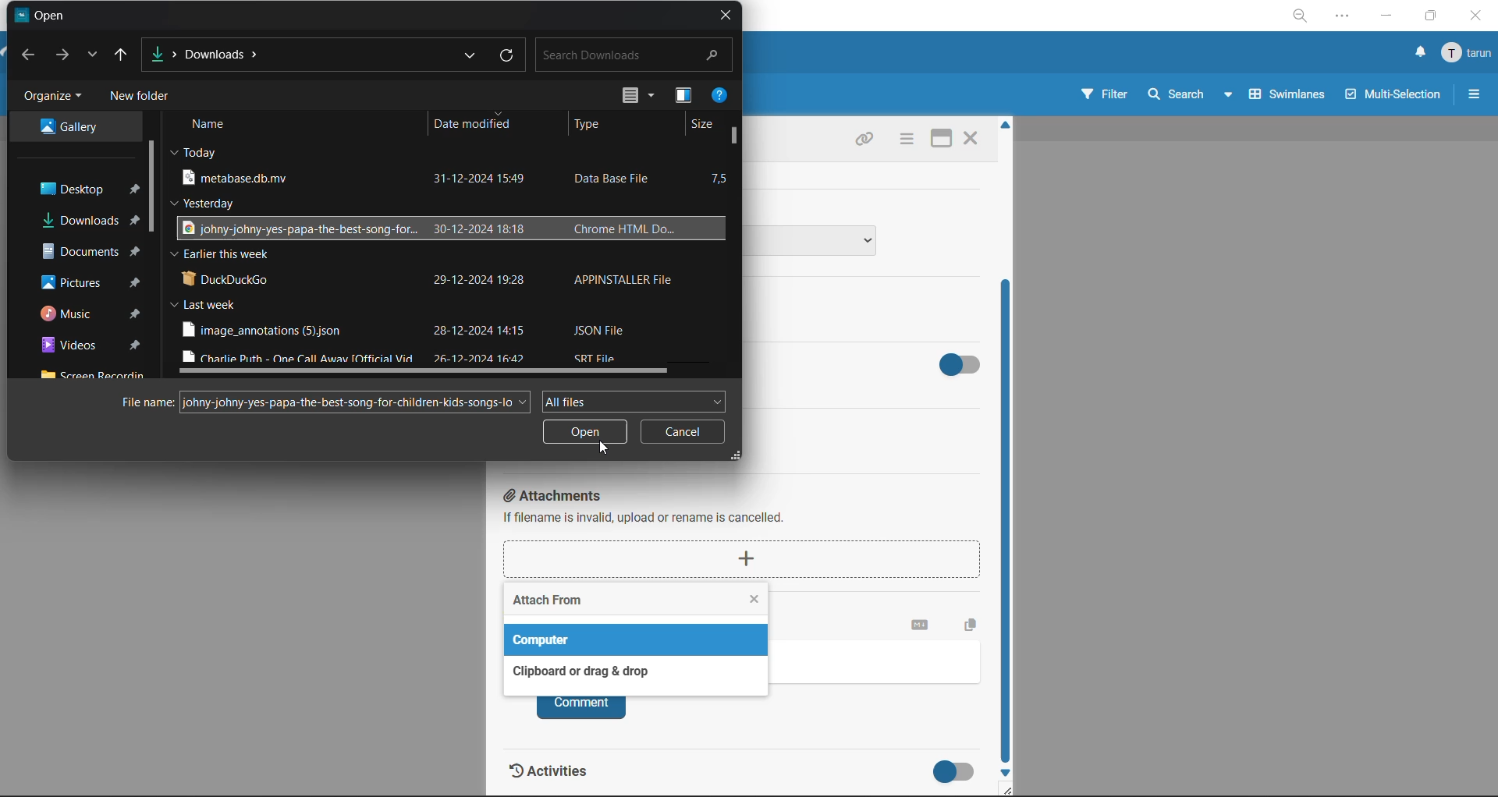 Image resolution: width=1498 pixels, height=797 pixels. What do you see at coordinates (585, 433) in the screenshot?
I see `open` at bounding box center [585, 433].